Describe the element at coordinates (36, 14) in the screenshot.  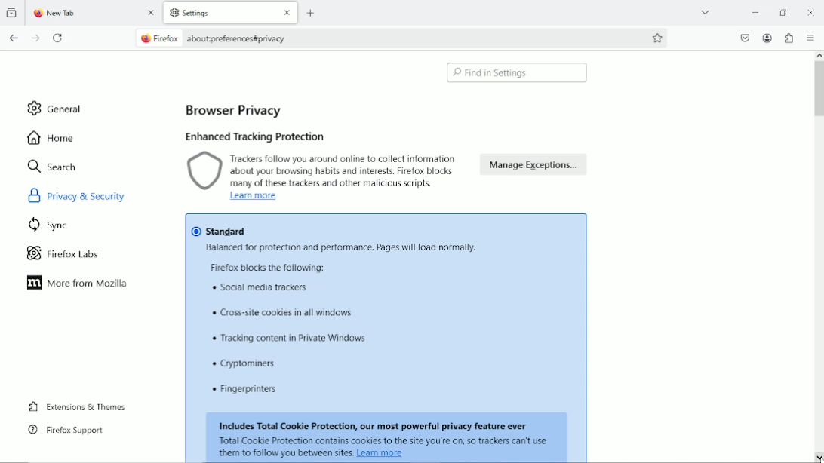
I see `firefox logo` at that location.